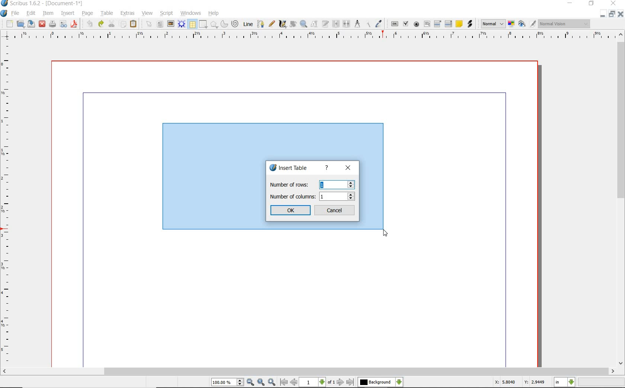  Describe the element at coordinates (74, 24) in the screenshot. I see `save as pdf` at that location.